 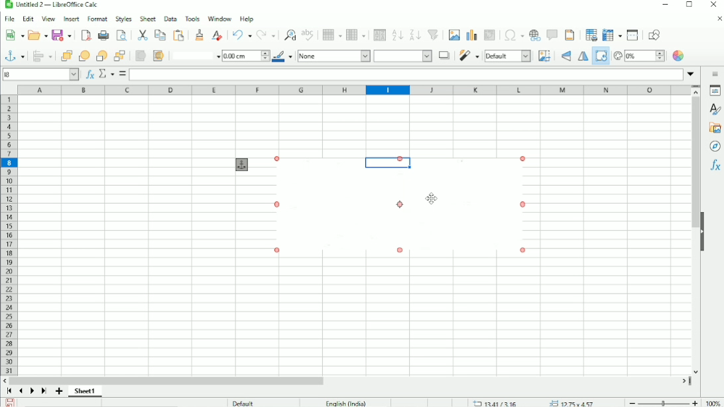 I want to click on Gallery, so click(x=714, y=128).